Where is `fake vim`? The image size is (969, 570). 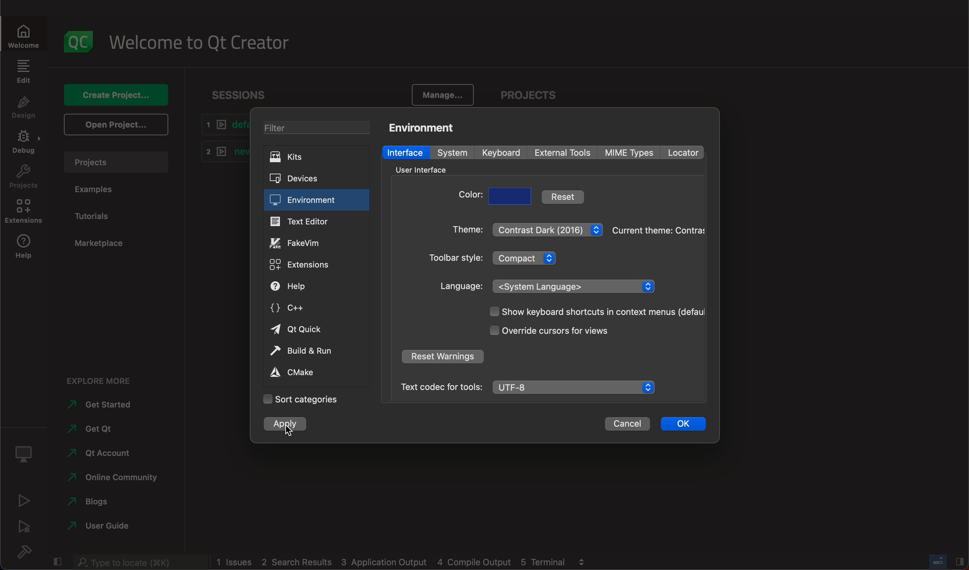 fake vim is located at coordinates (316, 242).